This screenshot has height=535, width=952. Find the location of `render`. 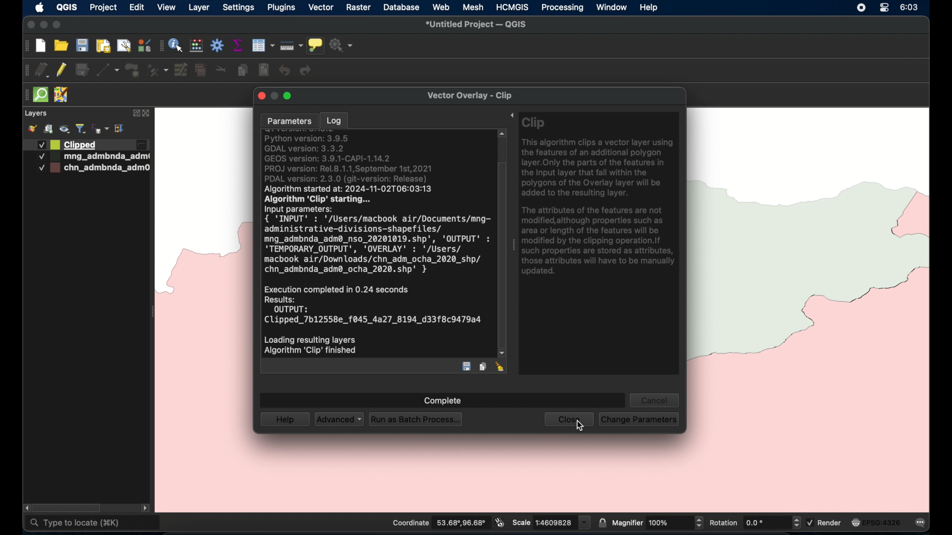

render is located at coordinates (826, 522).